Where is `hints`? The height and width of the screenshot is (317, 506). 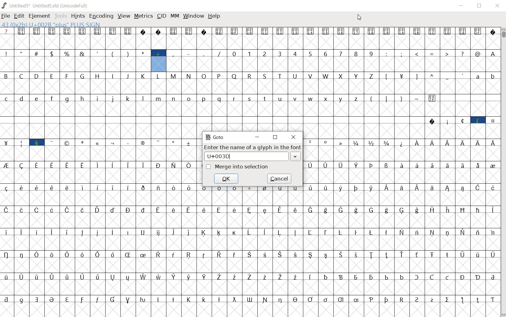 hints is located at coordinates (77, 16).